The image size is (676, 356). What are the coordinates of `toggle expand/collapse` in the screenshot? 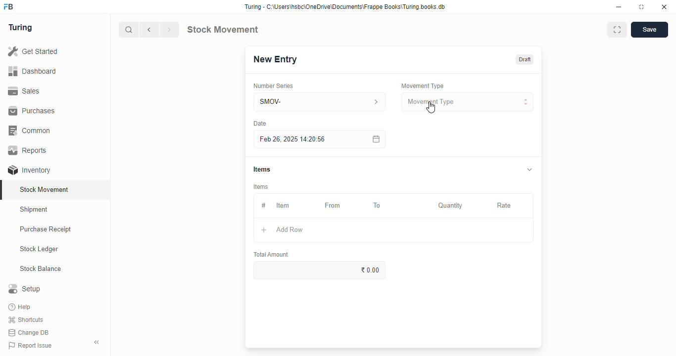 It's located at (530, 169).